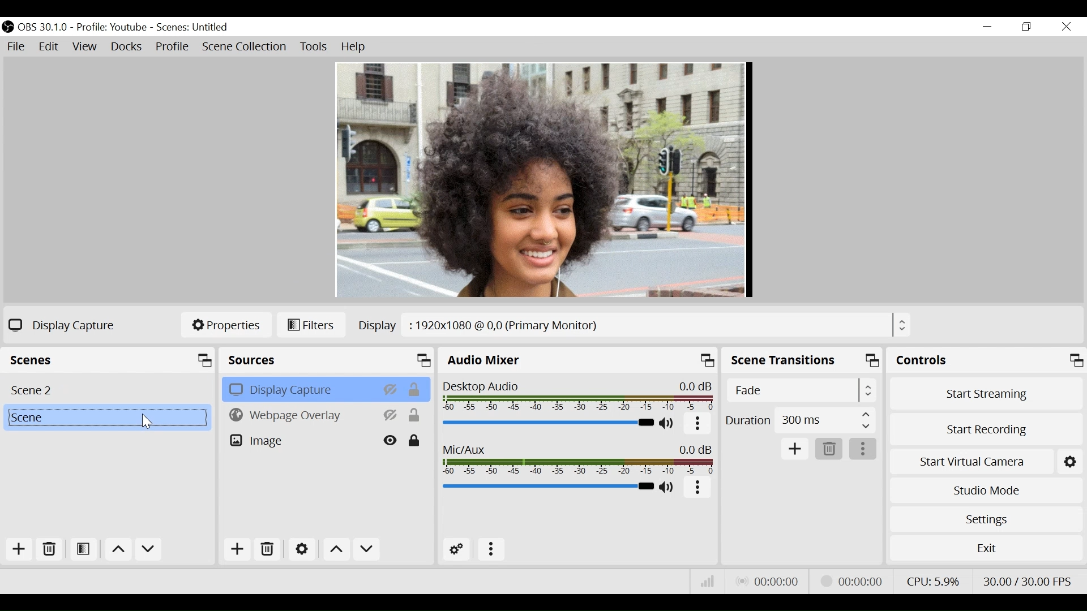  What do you see at coordinates (391, 415) in the screenshot?
I see `HIde/Display` at bounding box center [391, 415].